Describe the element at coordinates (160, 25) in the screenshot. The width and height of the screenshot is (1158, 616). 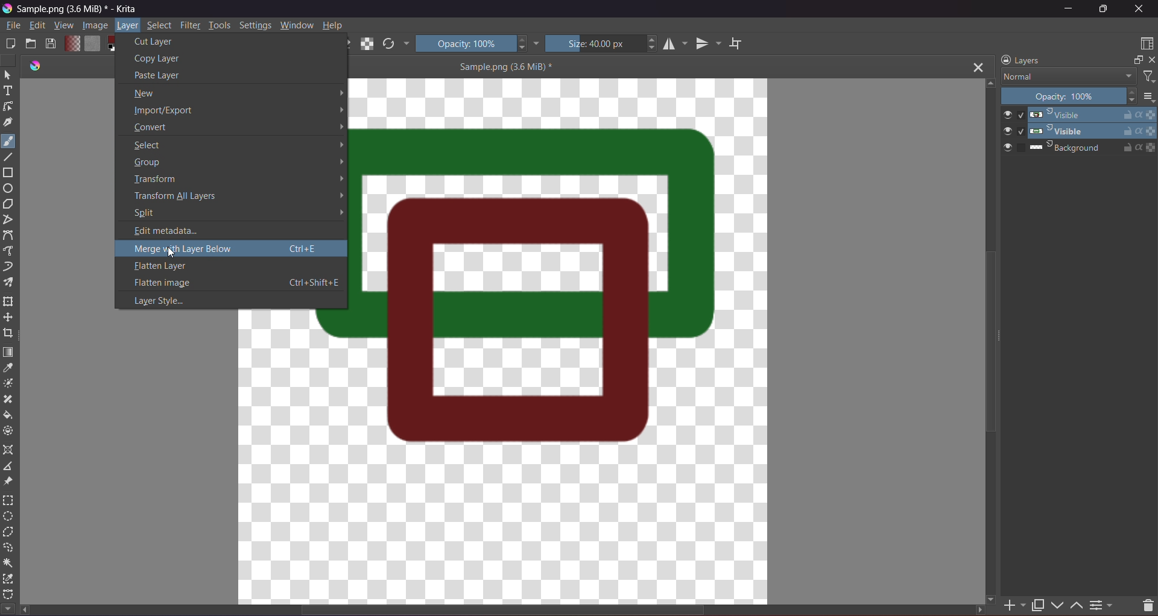
I see `Select` at that location.